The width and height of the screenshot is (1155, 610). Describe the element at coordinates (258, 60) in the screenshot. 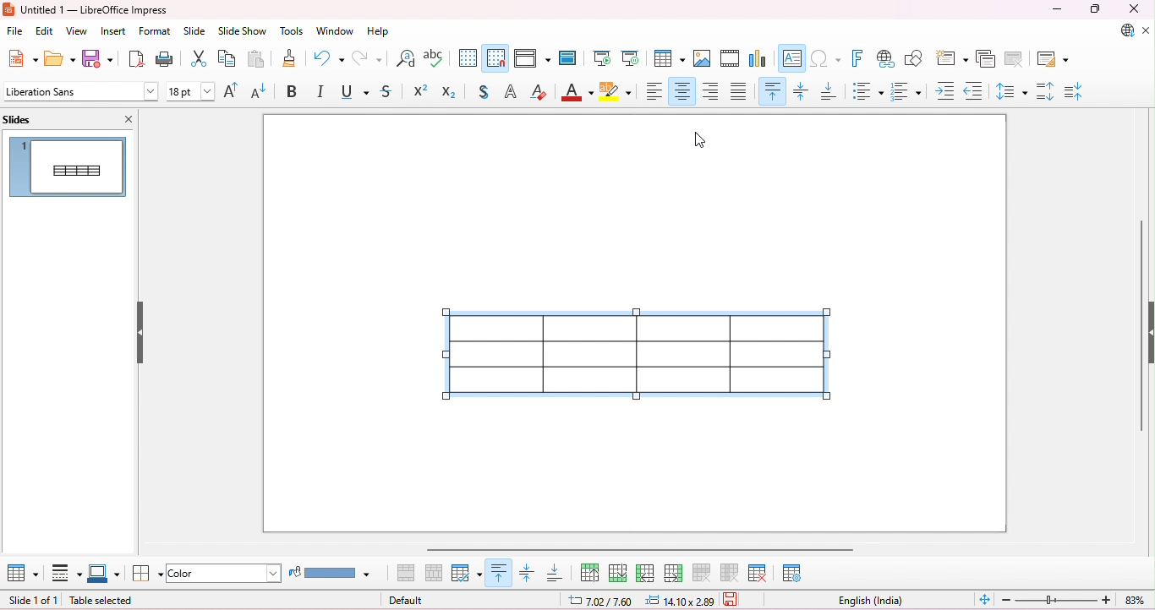

I see `paste` at that location.